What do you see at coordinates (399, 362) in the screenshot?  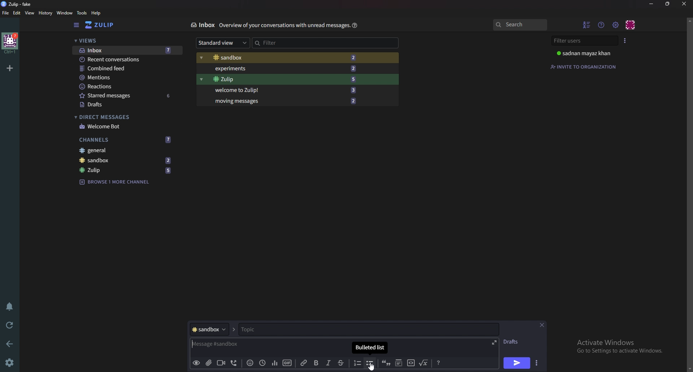 I see `Spoiler` at bounding box center [399, 362].